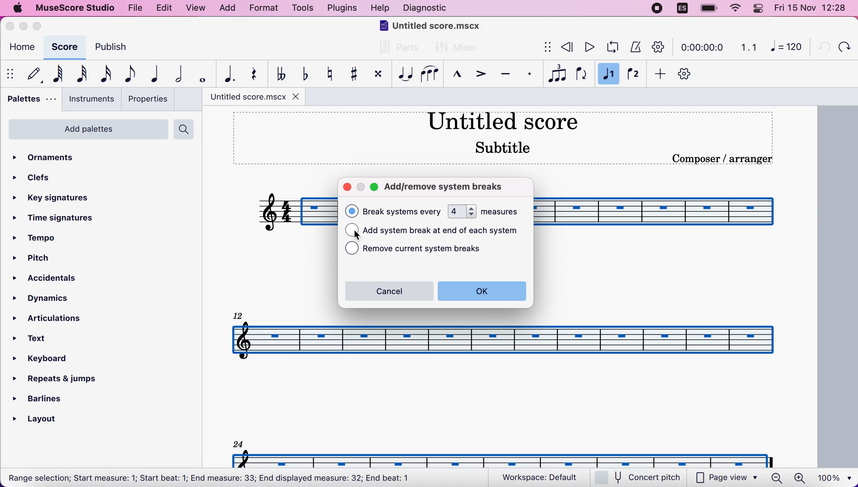 The image size is (858, 487). Describe the element at coordinates (34, 177) in the screenshot. I see `clefs` at that location.